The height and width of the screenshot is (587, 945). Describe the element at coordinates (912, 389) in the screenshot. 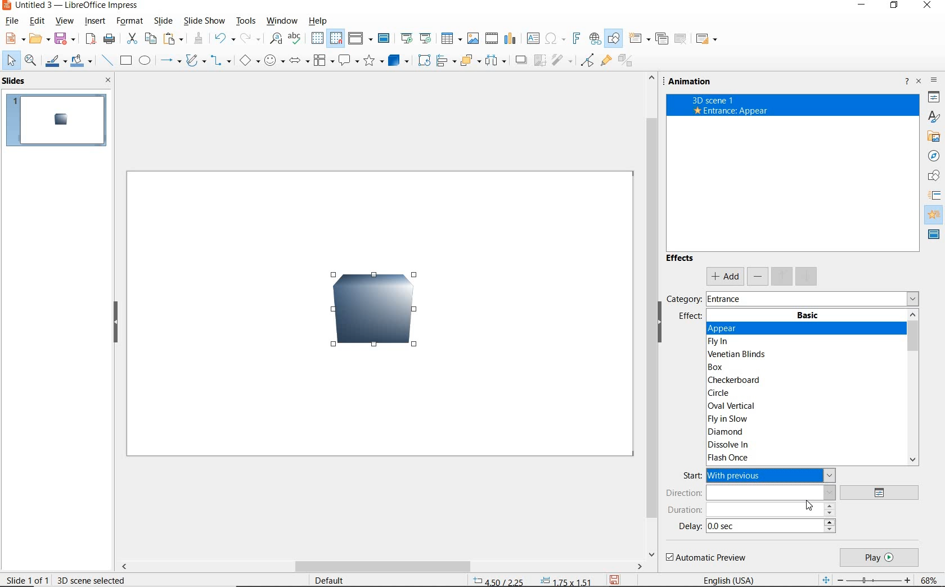

I see `SCROLLBAR` at that location.